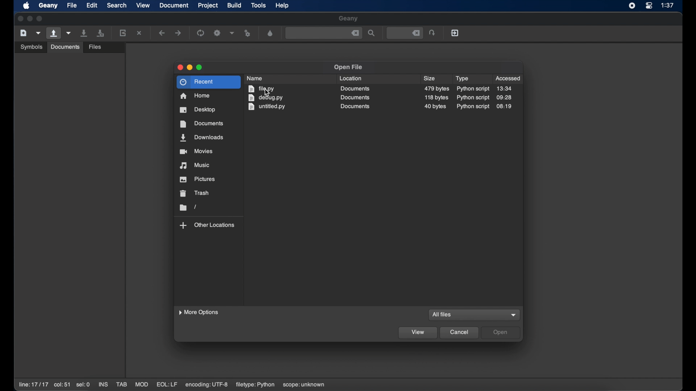 This screenshot has width=696, height=391. I want to click on cancel, so click(460, 333).